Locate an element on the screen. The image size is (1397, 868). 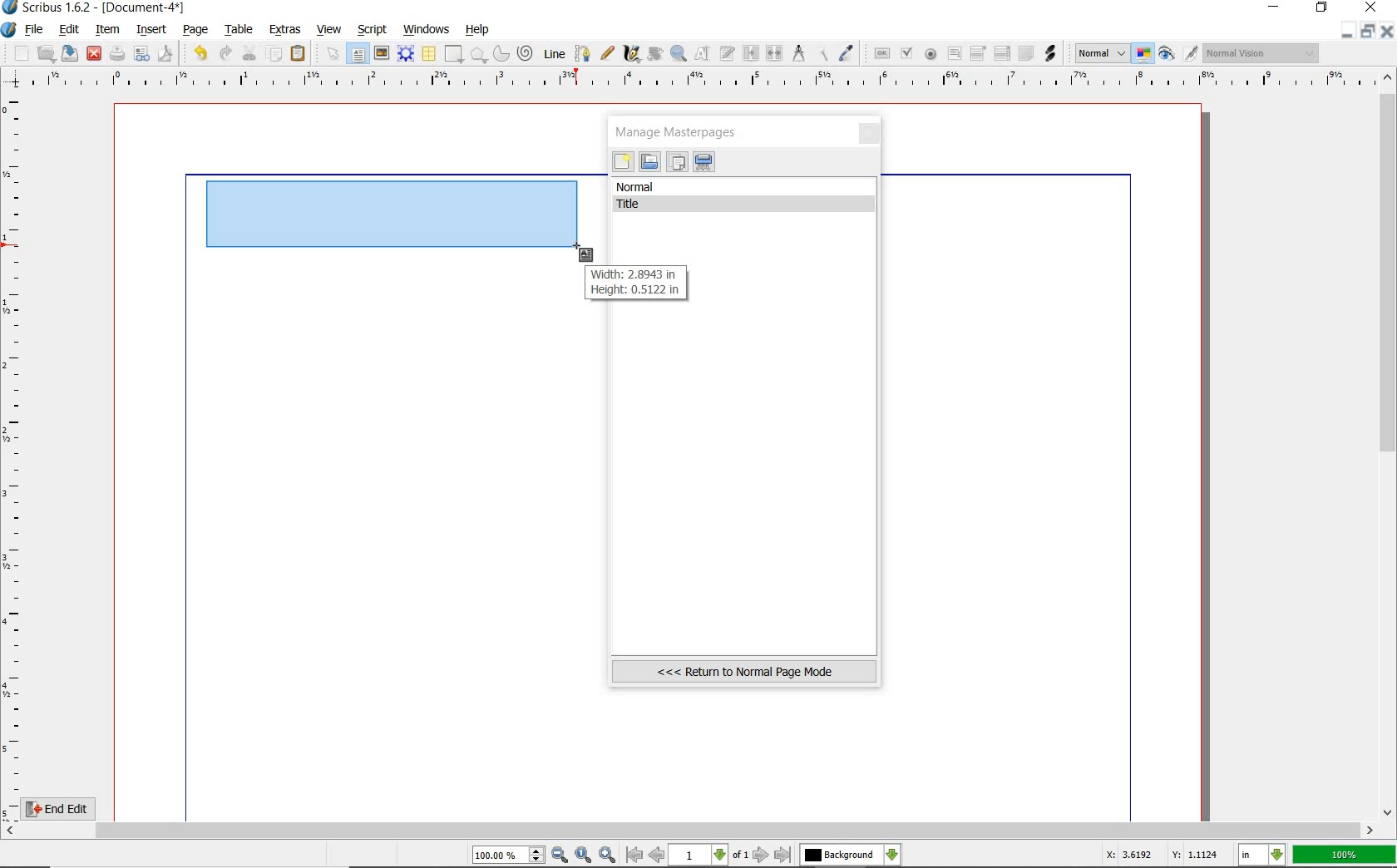
Normal Vision is located at coordinates (1262, 55).